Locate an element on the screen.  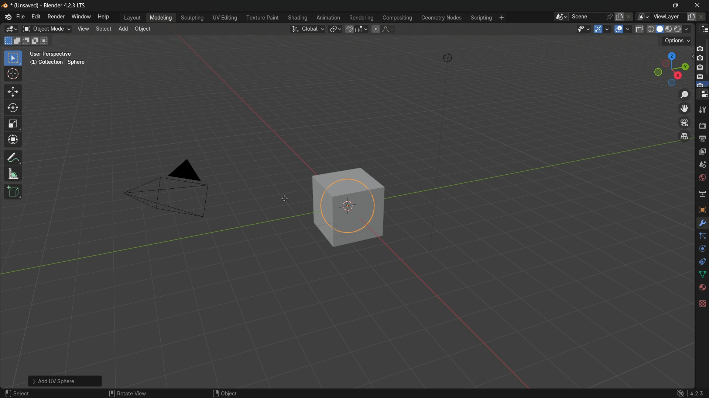
solid display is located at coordinates (660, 29).